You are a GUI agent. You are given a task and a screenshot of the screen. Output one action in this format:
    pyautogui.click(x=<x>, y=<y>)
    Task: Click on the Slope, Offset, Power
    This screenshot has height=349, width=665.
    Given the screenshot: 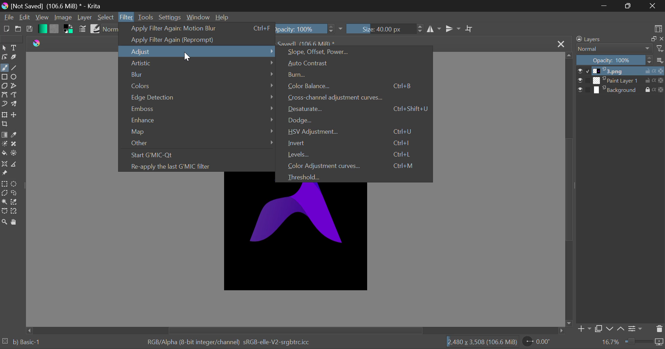 What is the action you would take?
    pyautogui.click(x=355, y=53)
    